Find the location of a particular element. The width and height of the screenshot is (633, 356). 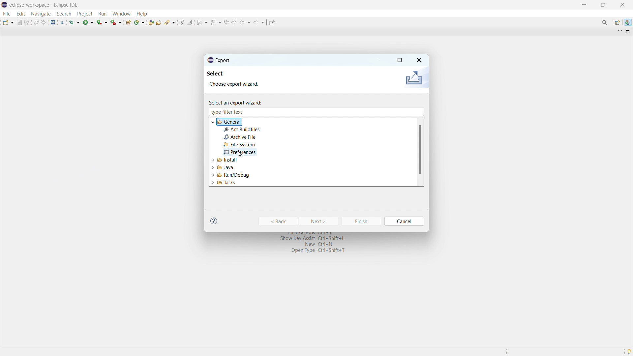

close is located at coordinates (622, 5).